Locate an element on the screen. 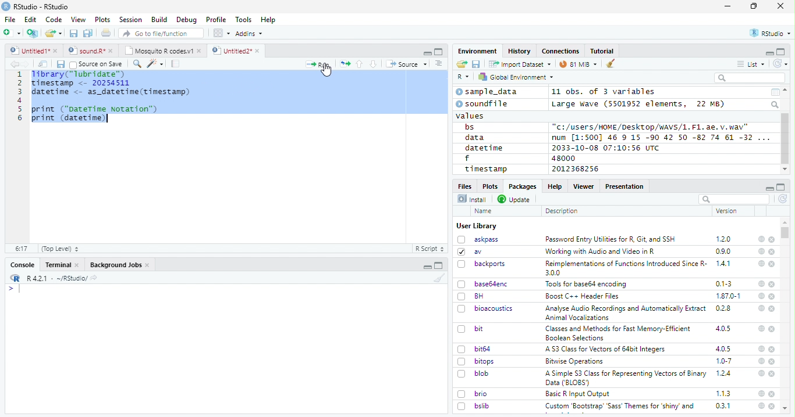 This screenshot has height=417, width=795. bitops is located at coordinates (477, 361).